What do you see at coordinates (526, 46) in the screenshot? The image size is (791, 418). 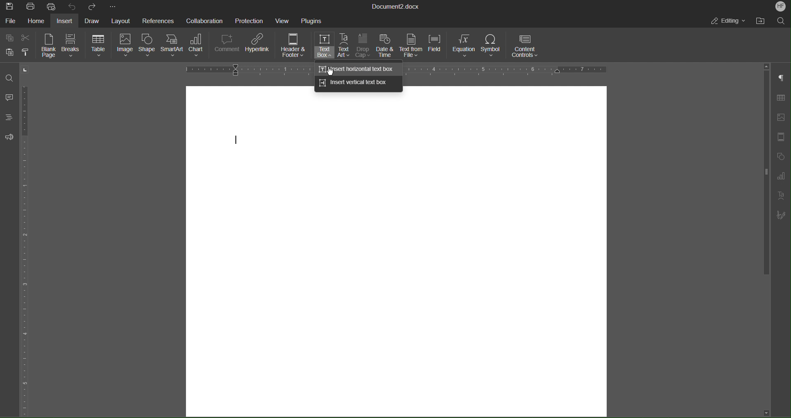 I see `Content Controls` at bounding box center [526, 46].